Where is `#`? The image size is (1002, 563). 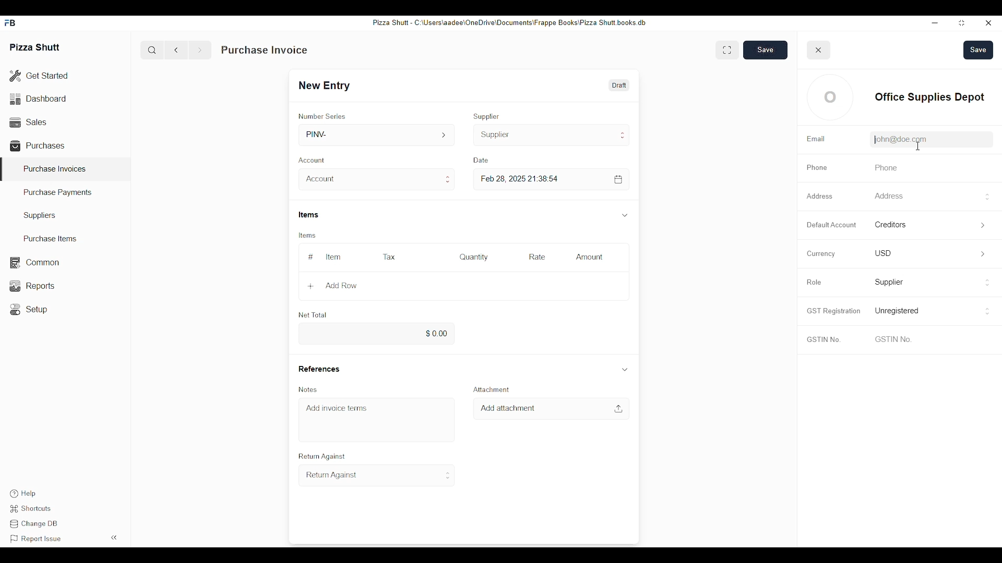
# is located at coordinates (311, 257).